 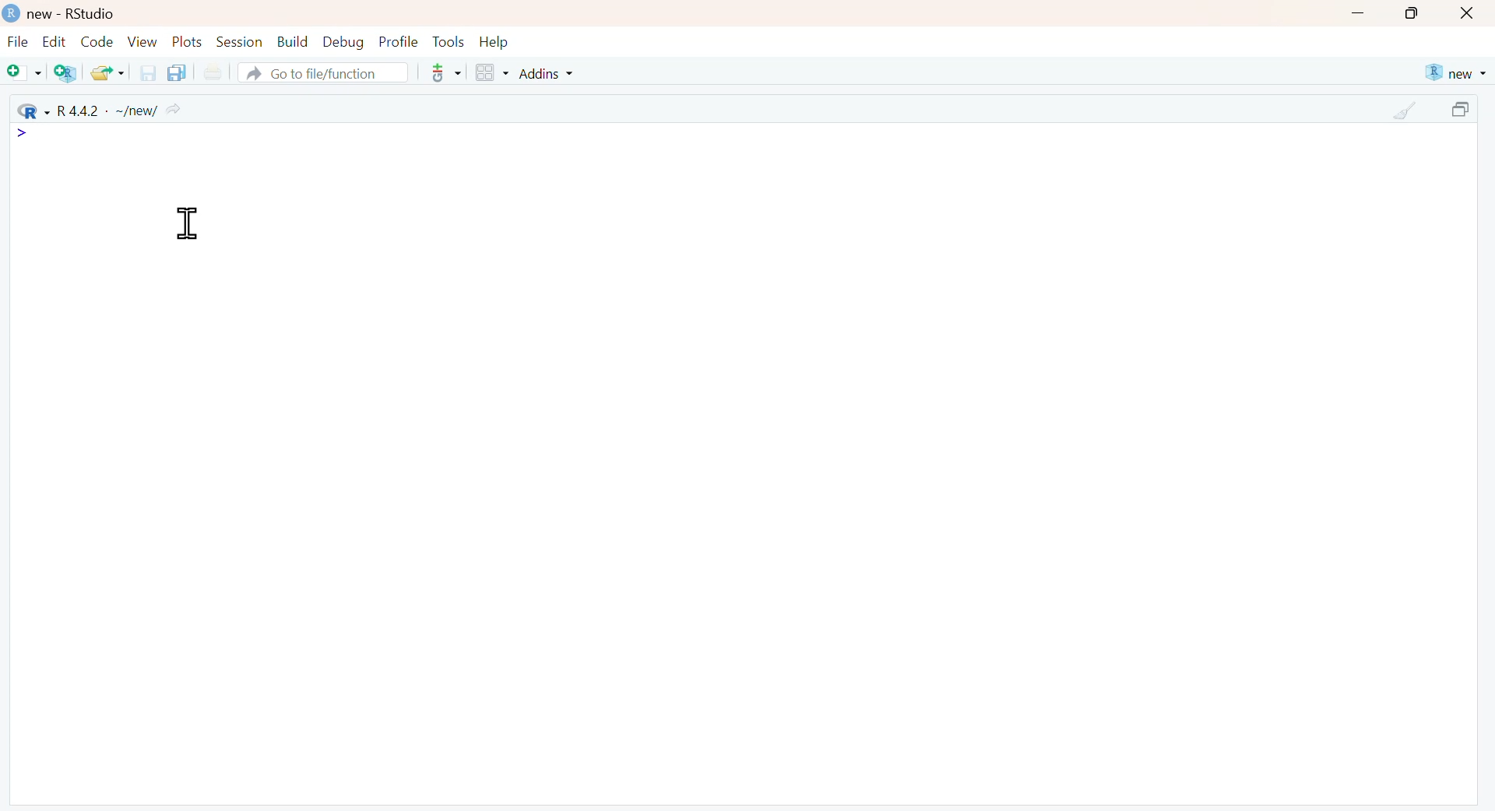 I want to click on maximize, so click(x=1415, y=13).